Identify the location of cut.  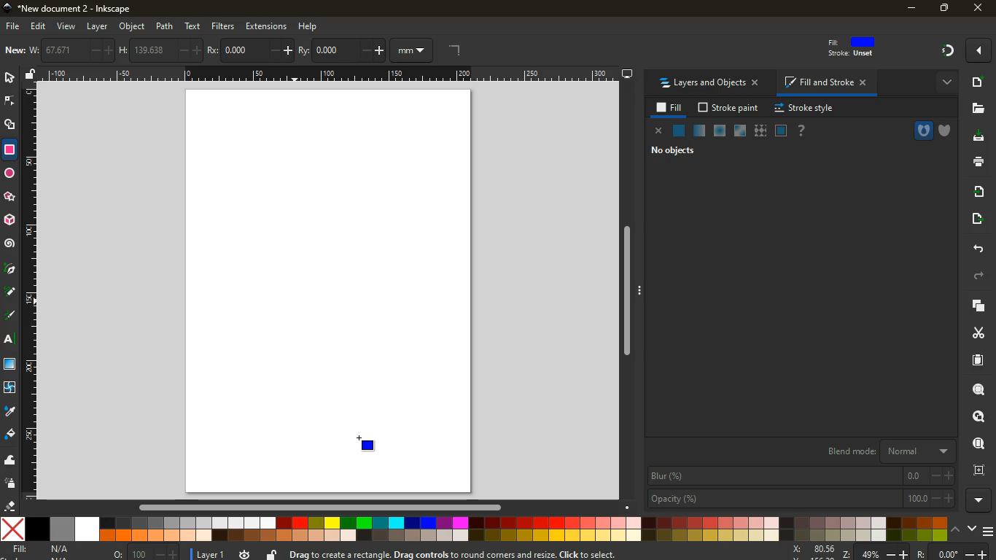
(975, 332).